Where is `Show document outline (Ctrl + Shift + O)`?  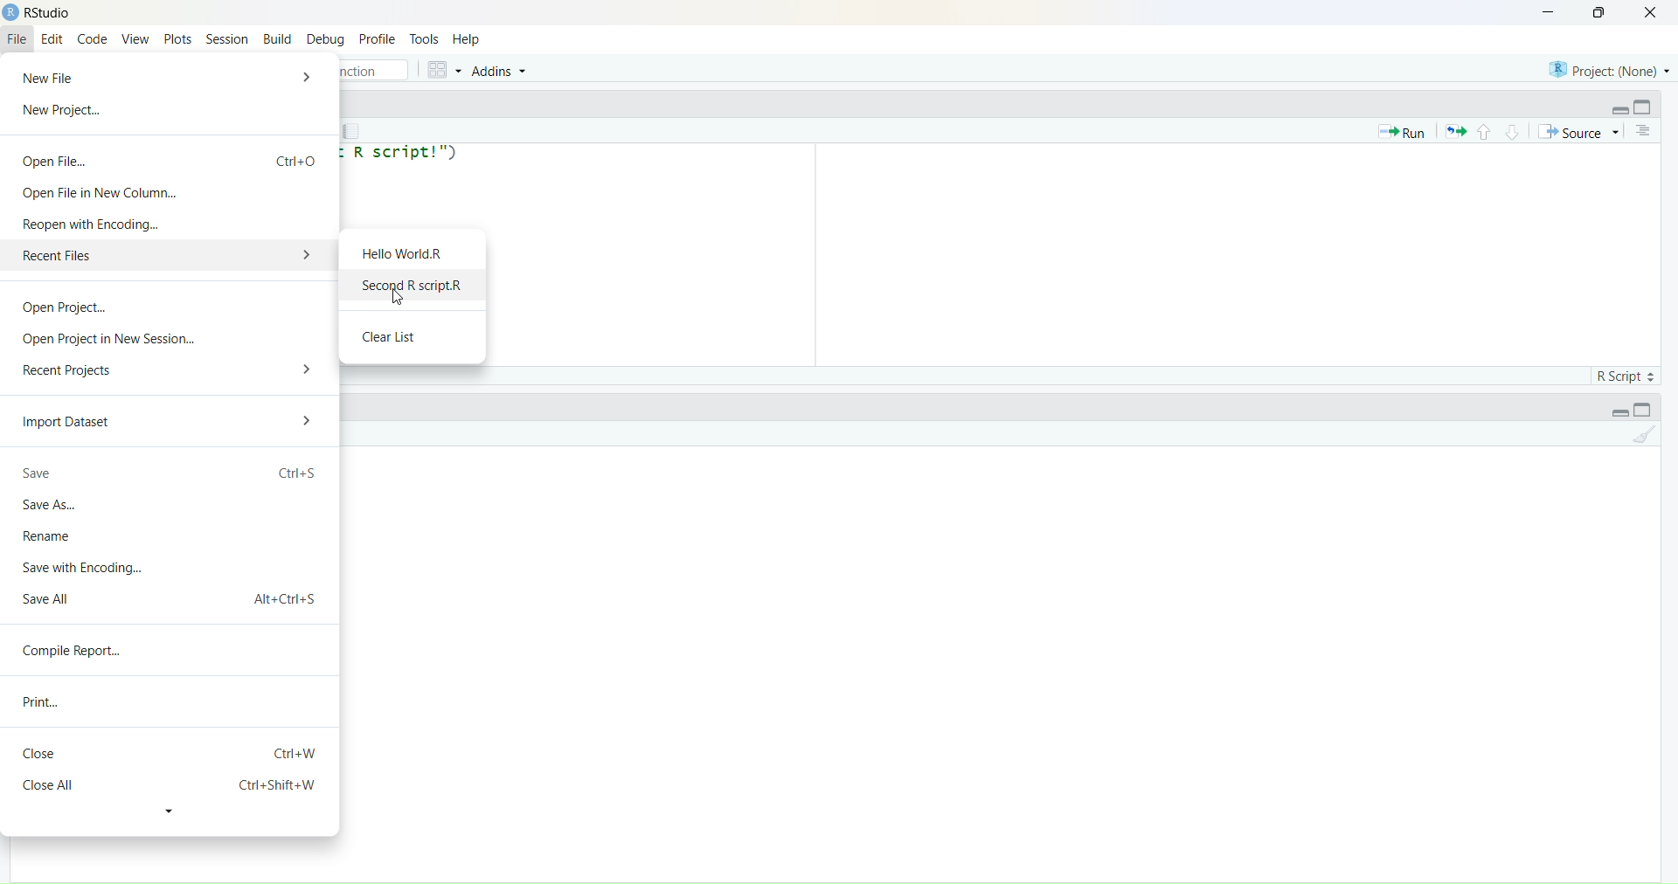
Show document outline (Ctrl + Shift + O) is located at coordinates (1646, 131).